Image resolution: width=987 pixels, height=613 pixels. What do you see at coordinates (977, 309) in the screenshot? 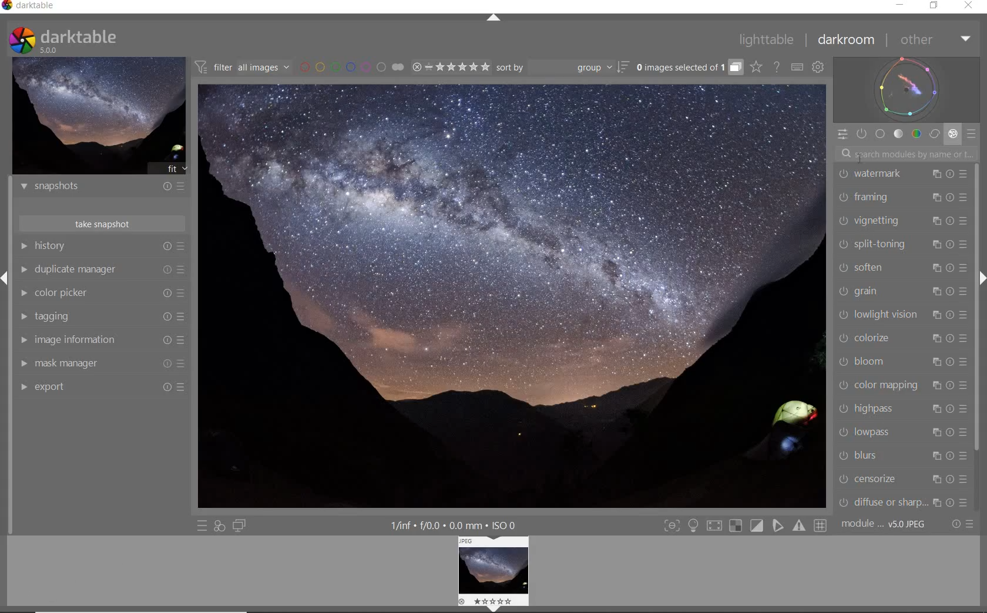
I see `SCROLLBAR` at bounding box center [977, 309].